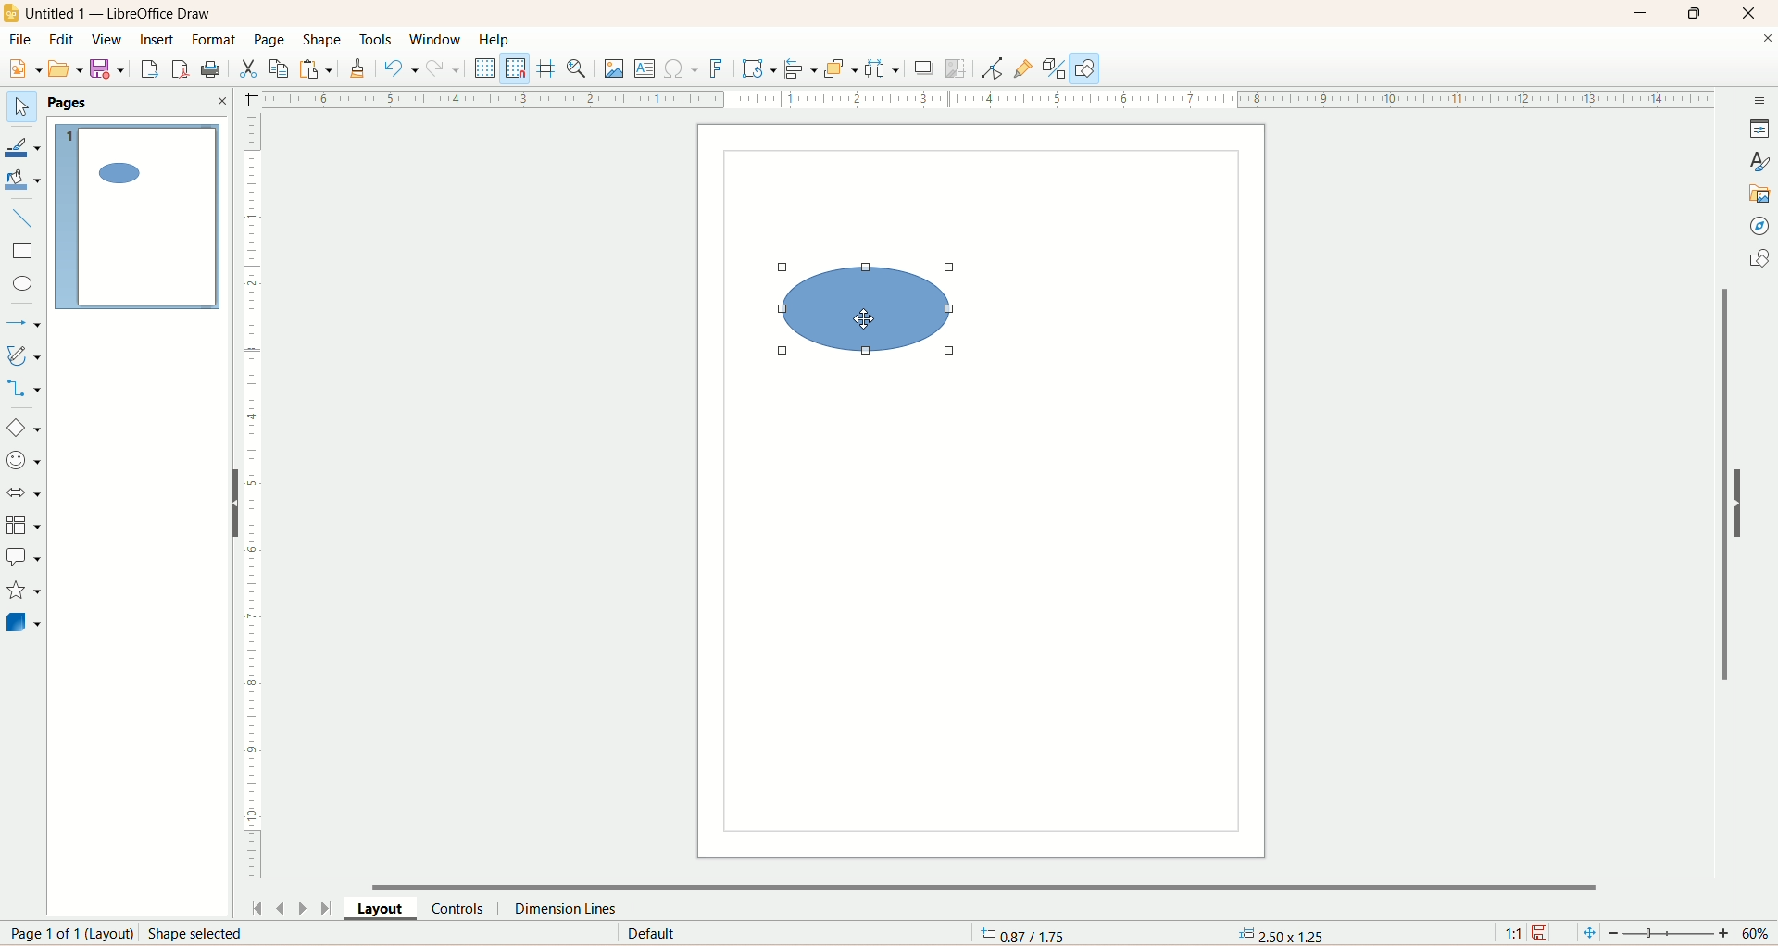 This screenshot has height=946, width=1778. What do you see at coordinates (376, 42) in the screenshot?
I see `tools` at bounding box center [376, 42].